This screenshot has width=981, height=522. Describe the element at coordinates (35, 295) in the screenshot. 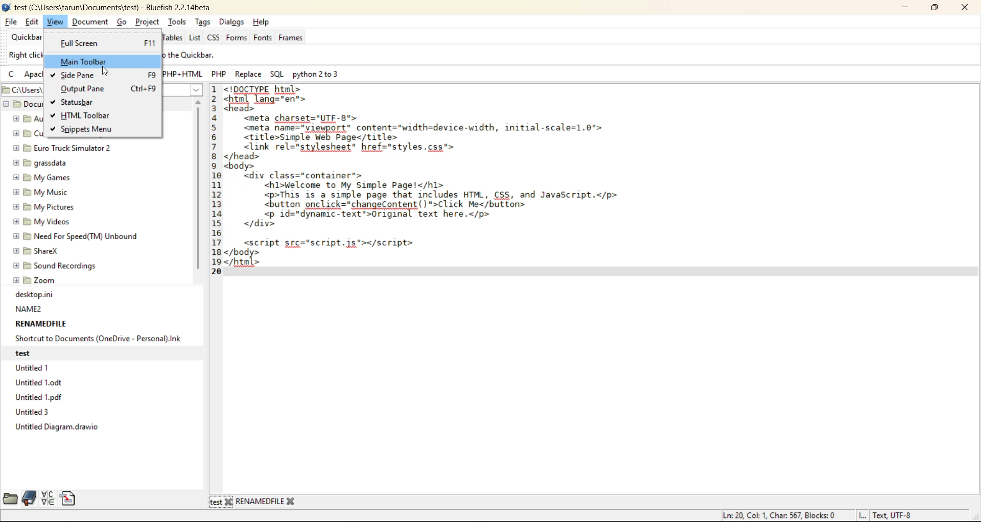

I see `desktop.ini` at that location.